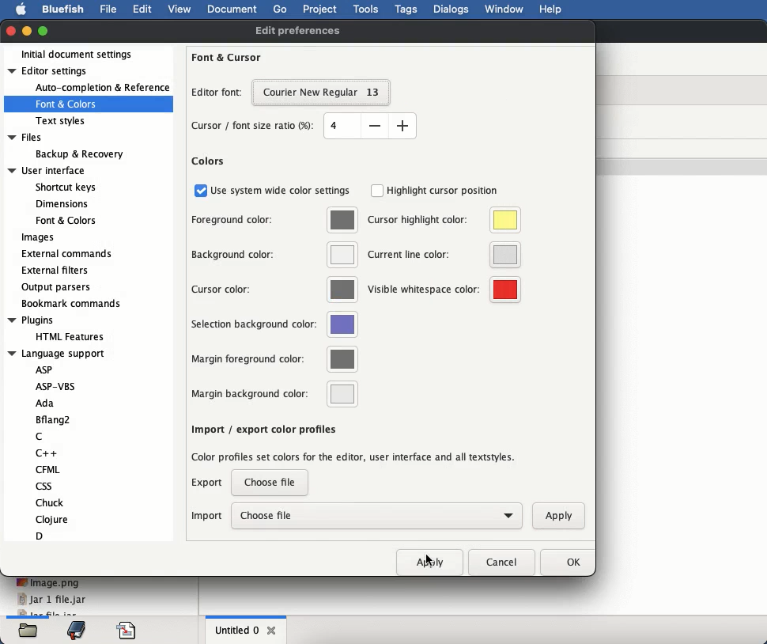  I want to click on code, so click(128, 631).